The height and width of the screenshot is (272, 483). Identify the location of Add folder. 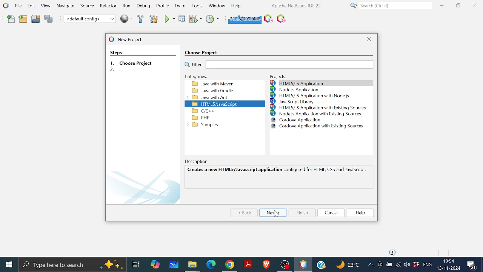
(23, 20).